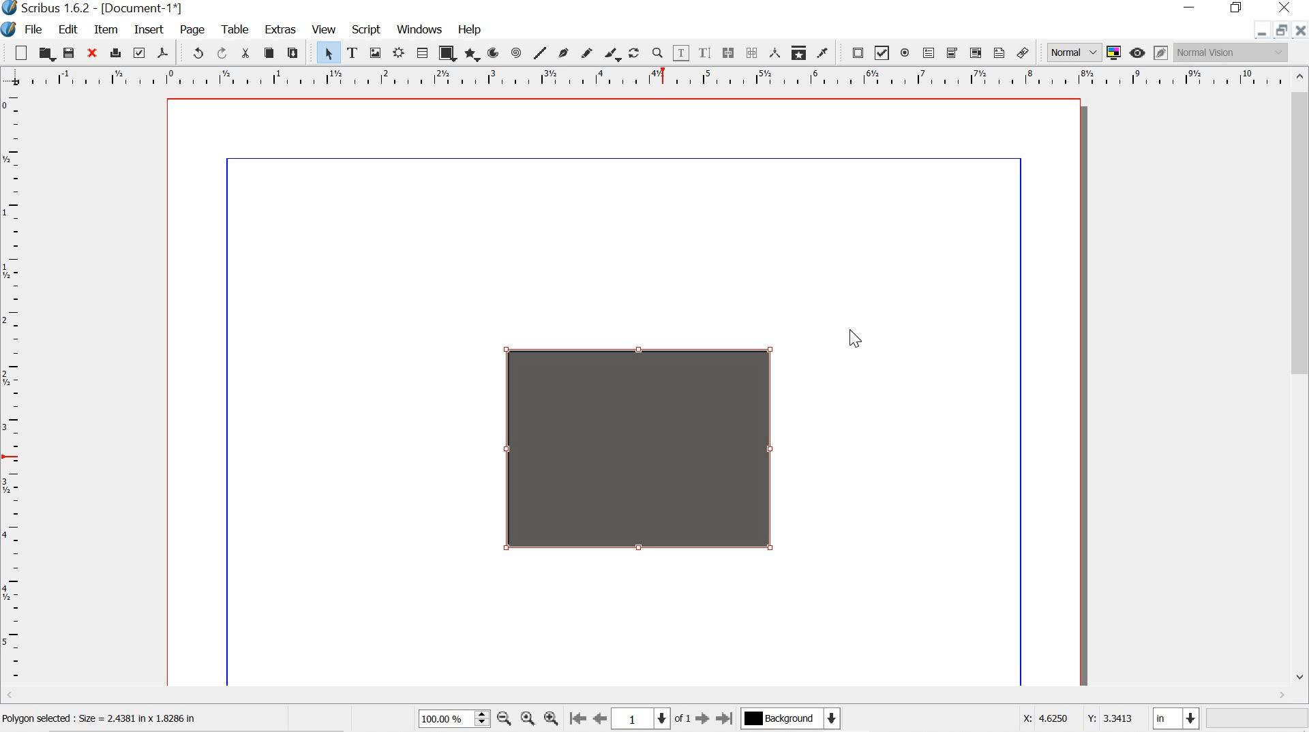  Describe the element at coordinates (280, 30) in the screenshot. I see `extras` at that location.